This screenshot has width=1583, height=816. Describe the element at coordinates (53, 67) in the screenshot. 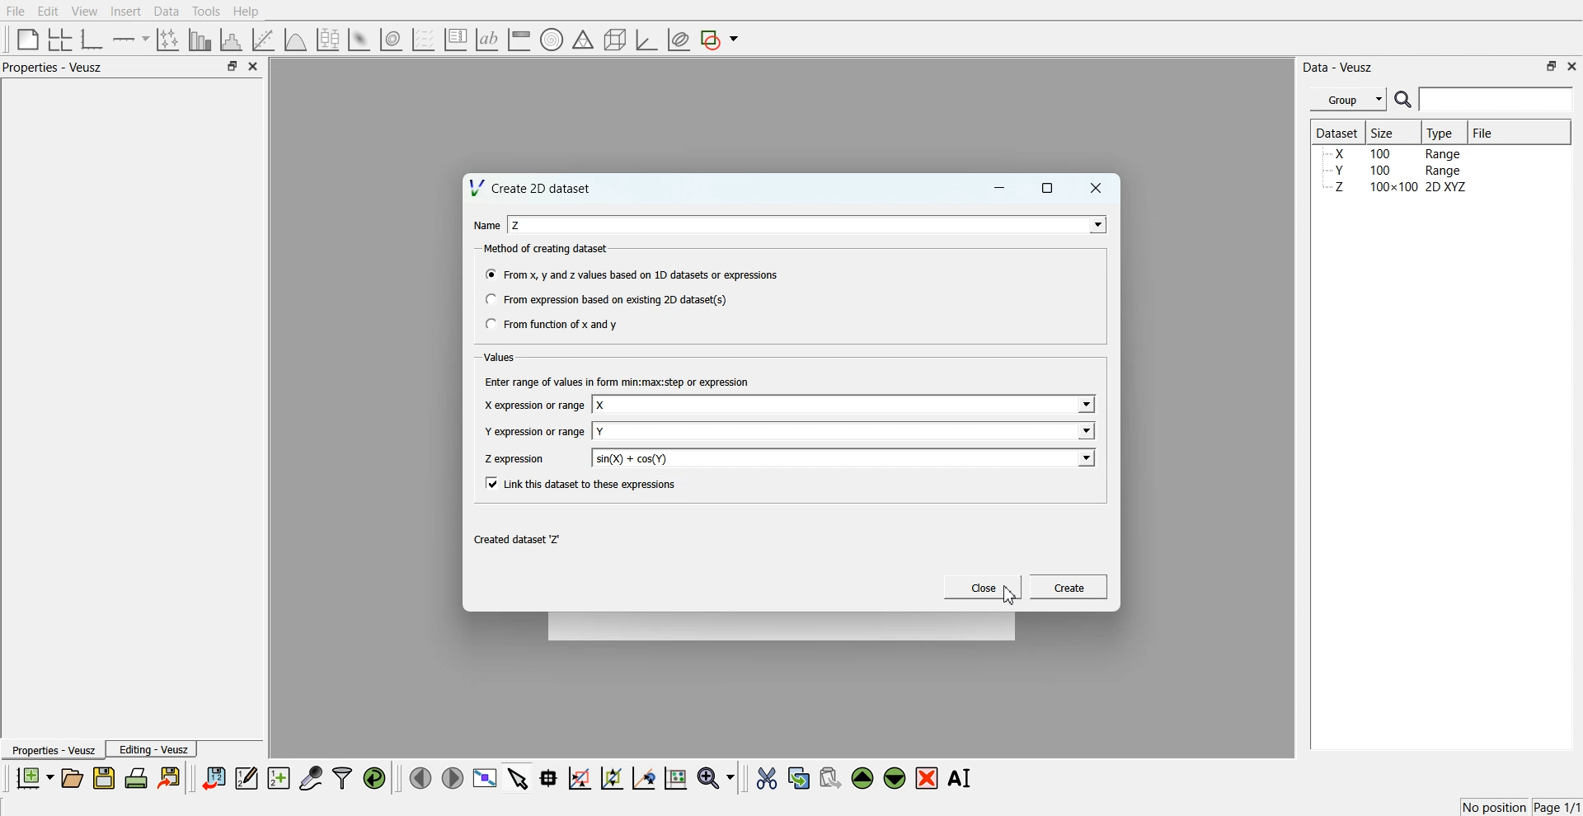

I see `Properties - Veusz` at that location.